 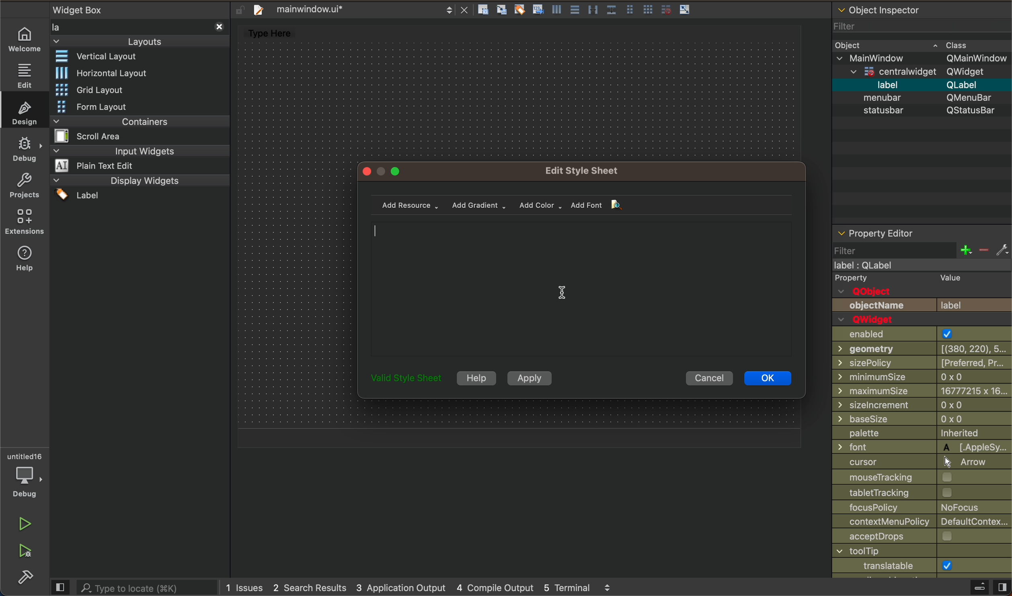 What do you see at coordinates (25, 39) in the screenshot?
I see `welcome` at bounding box center [25, 39].